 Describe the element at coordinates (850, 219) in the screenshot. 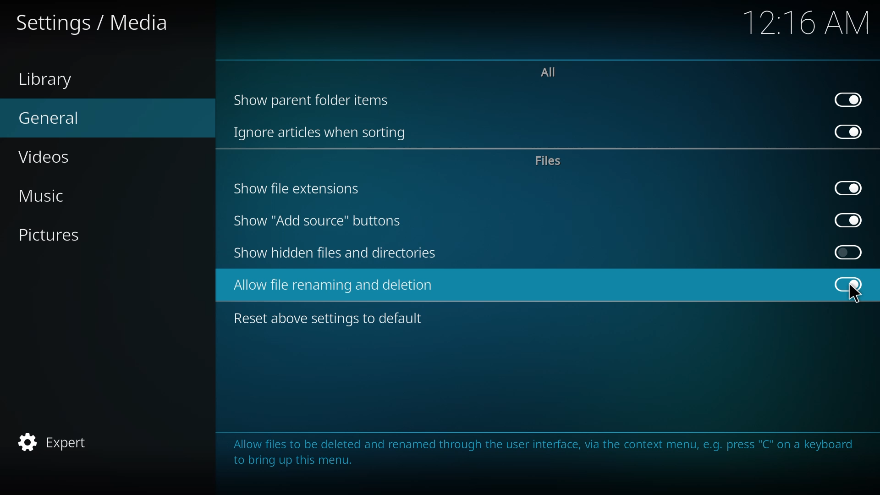

I see `enabled` at that location.